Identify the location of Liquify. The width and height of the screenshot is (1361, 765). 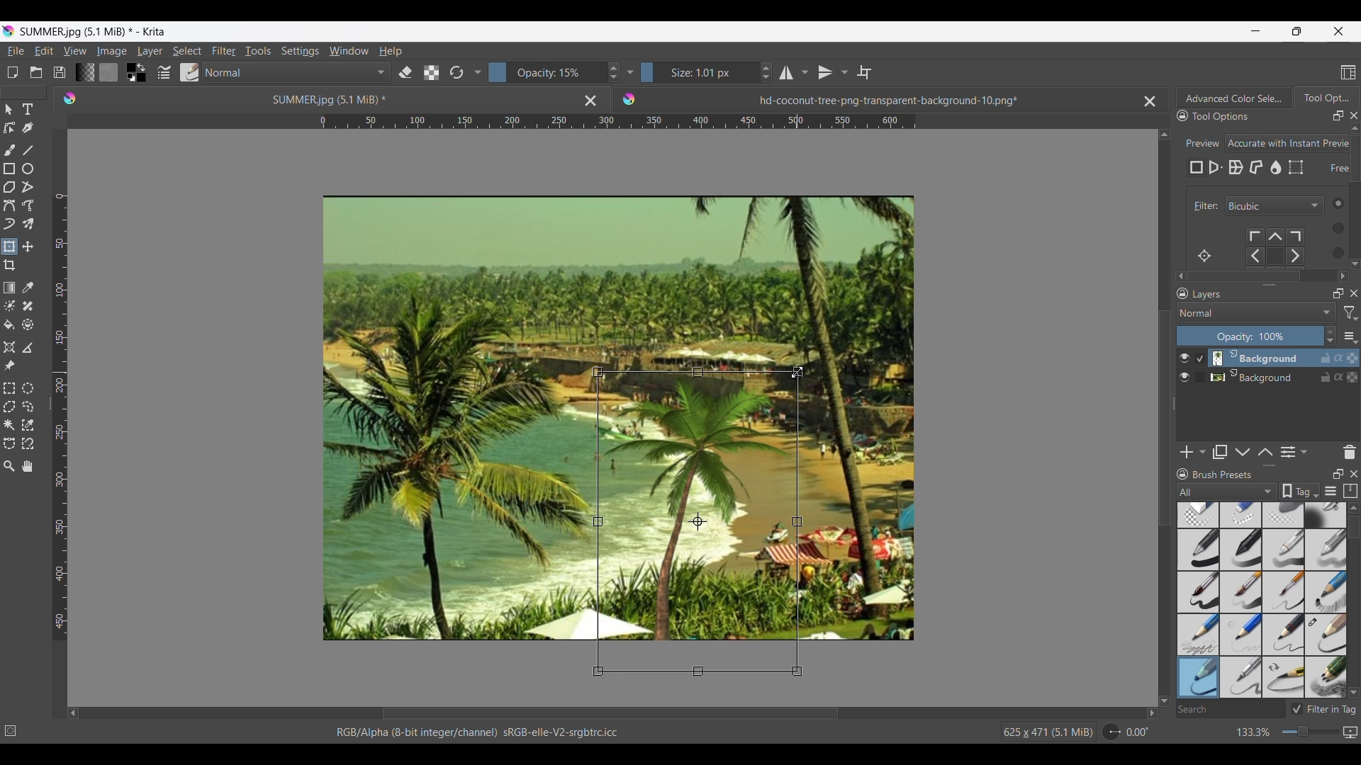
(1277, 167).